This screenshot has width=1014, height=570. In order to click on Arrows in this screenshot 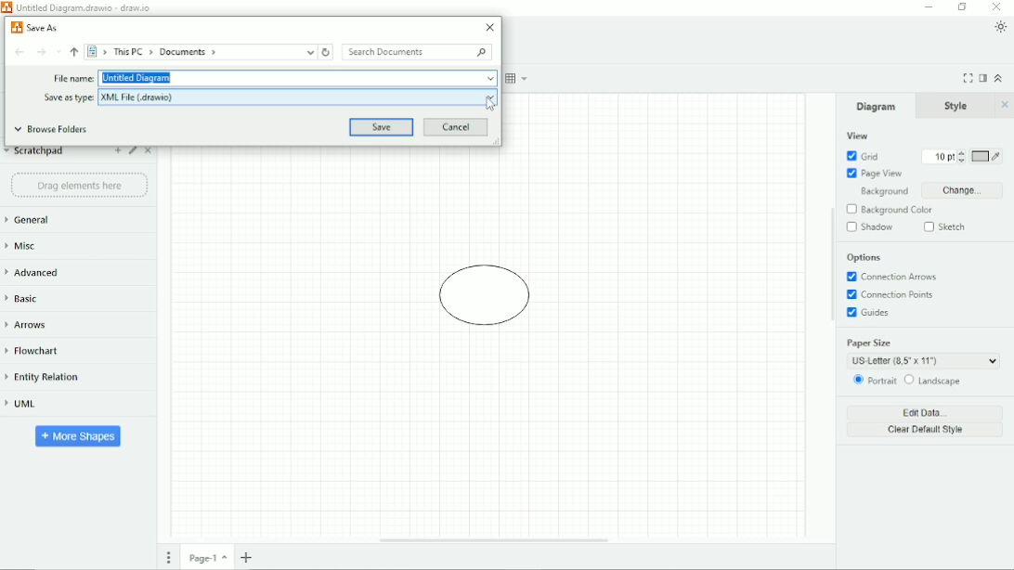, I will do `click(32, 327)`.